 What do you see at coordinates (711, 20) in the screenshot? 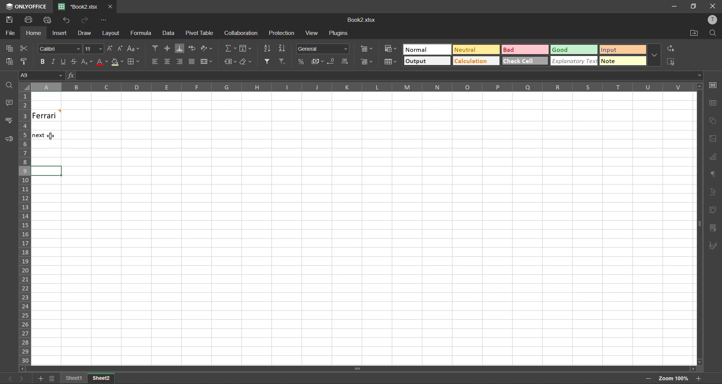
I see `profile` at bounding box center [711, 20].